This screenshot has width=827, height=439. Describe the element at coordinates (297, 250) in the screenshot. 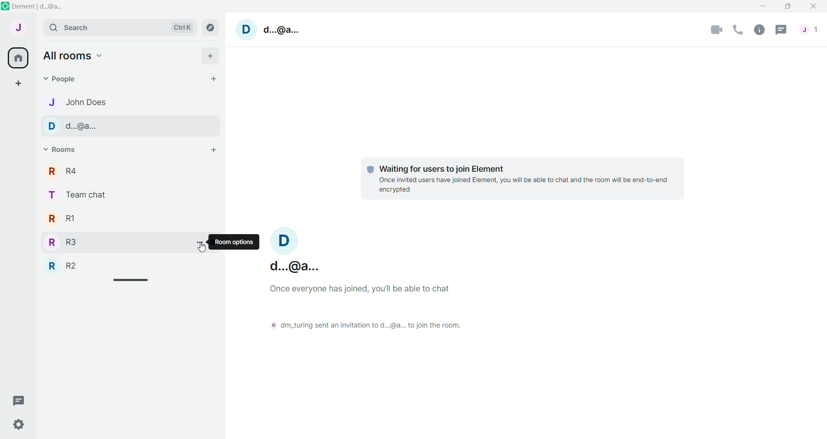

I see `account: d...@a...` at that location.